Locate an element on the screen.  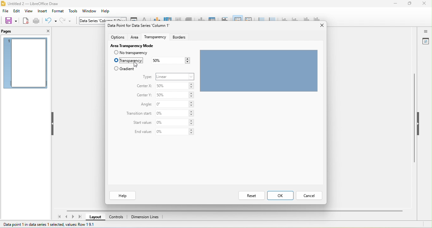
cancel is located at coordinates (311, 196).